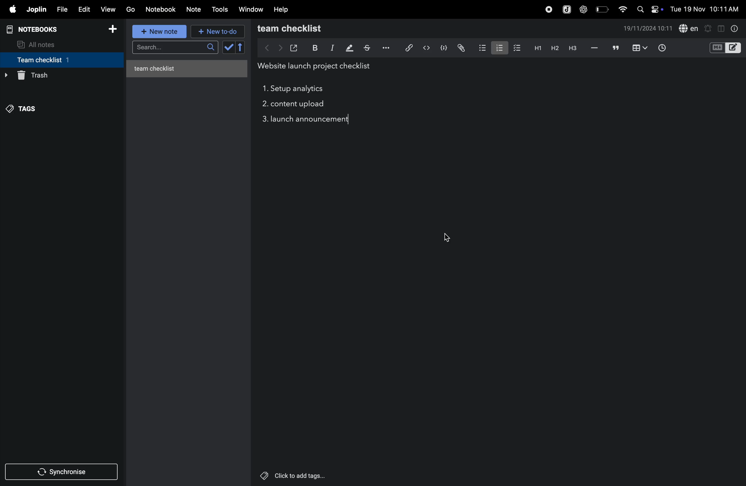 The image size is (746, 486). Describe the element at coordinates (303, 28) in the screenshot. I see `team checklist` at that location.